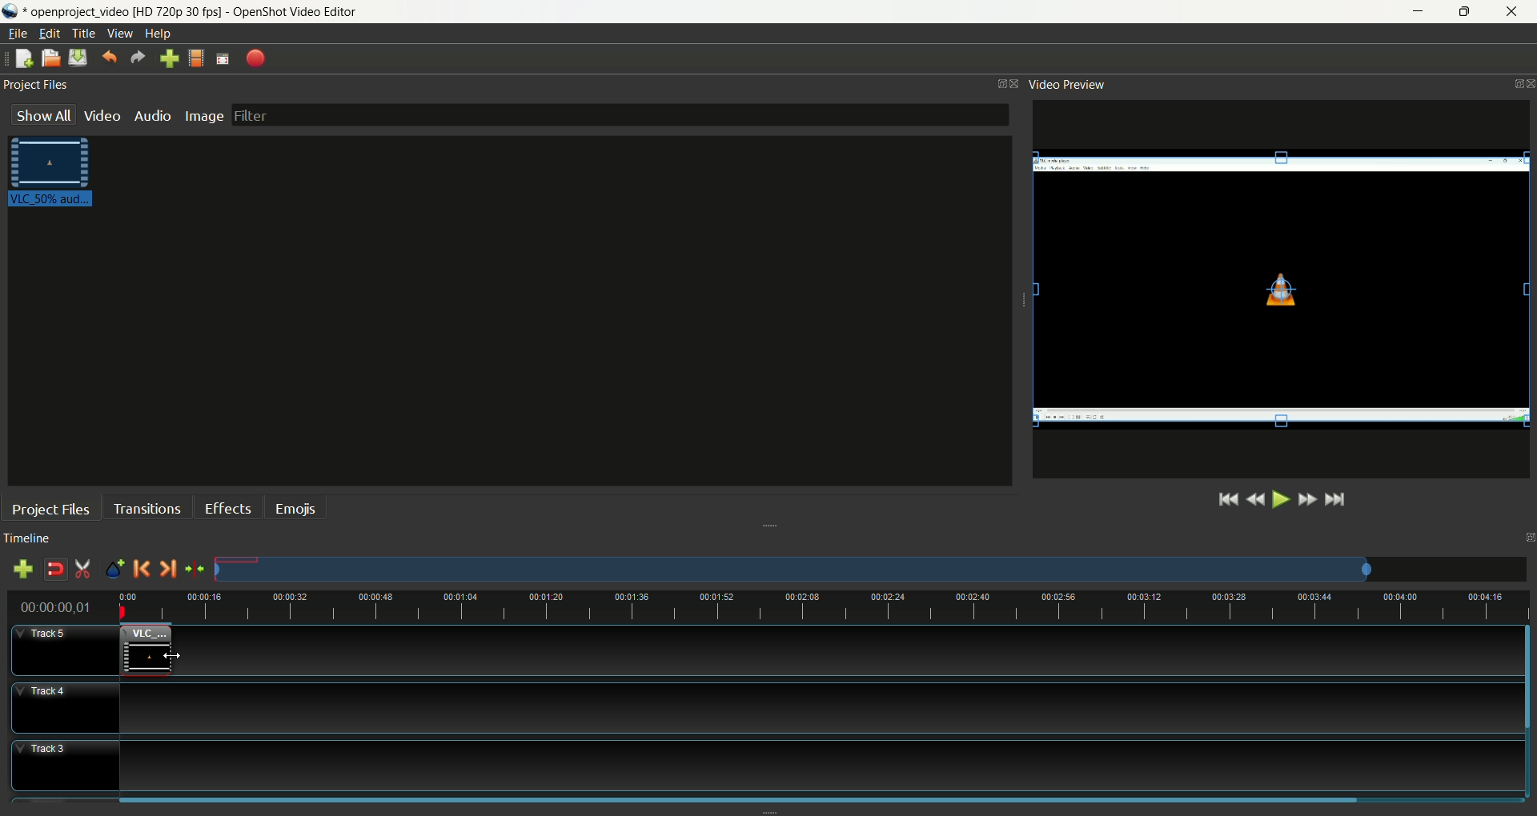 This screenshot has height=816, width=1537. I want to click on fast forward, so click(1308, 499).